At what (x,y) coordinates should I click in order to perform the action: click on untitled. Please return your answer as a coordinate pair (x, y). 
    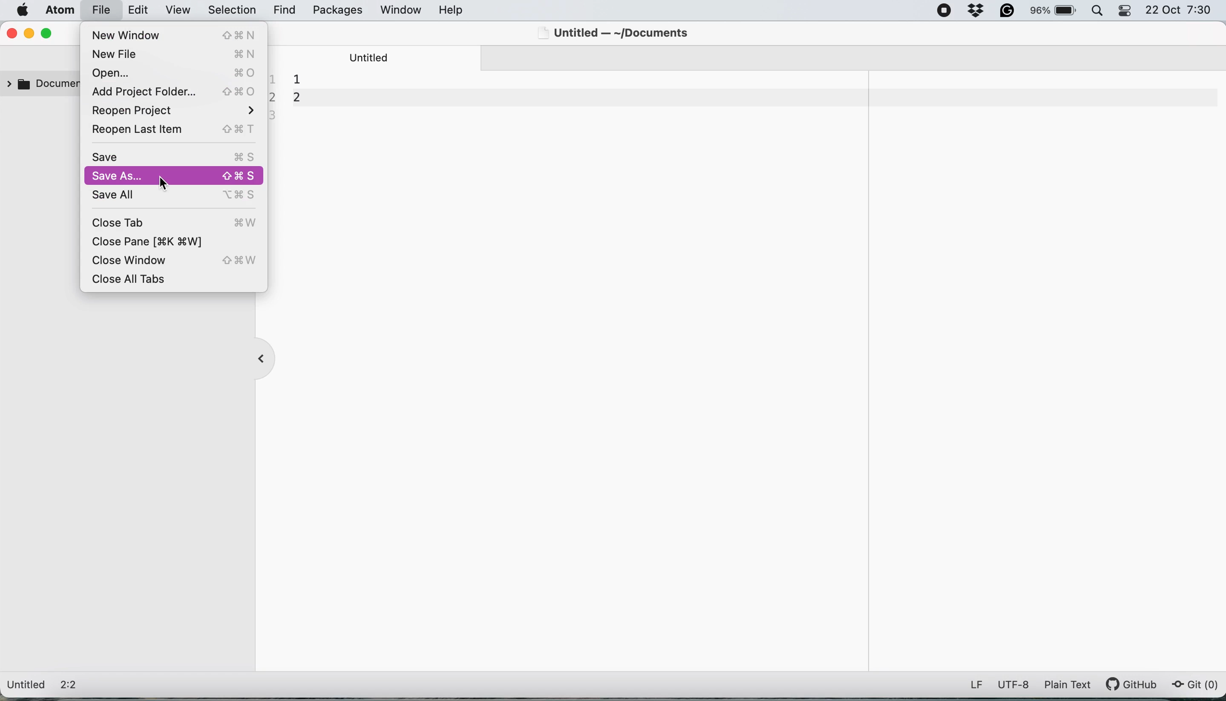
    Looking at the image, I should click on (373, 57).